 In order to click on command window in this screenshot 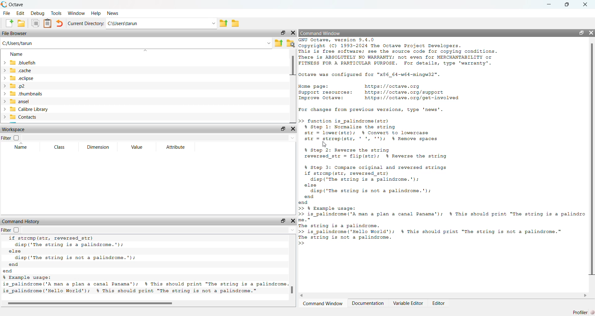, I will do `click(321, 33)`.